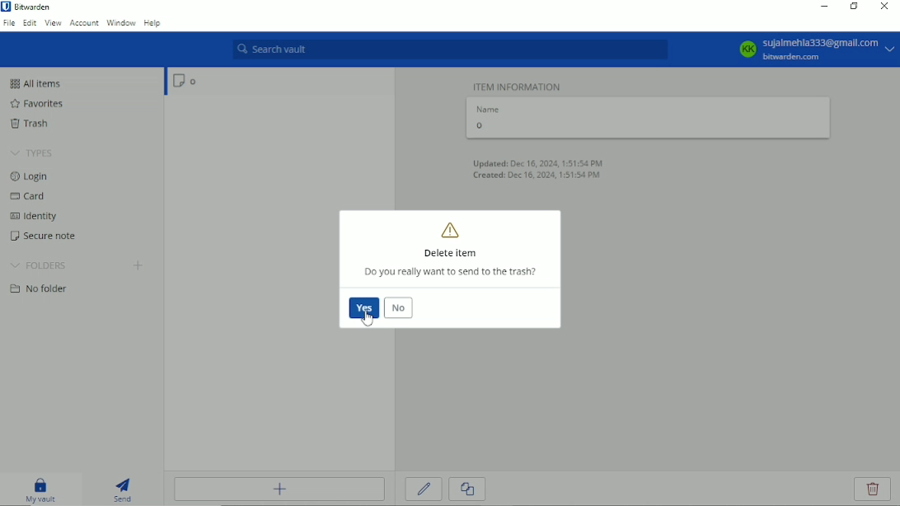 The height and width of the screenshot is (506, 900). Describe the element at coordinates (40, 83) in the screenshot. I see `All items` at that location.